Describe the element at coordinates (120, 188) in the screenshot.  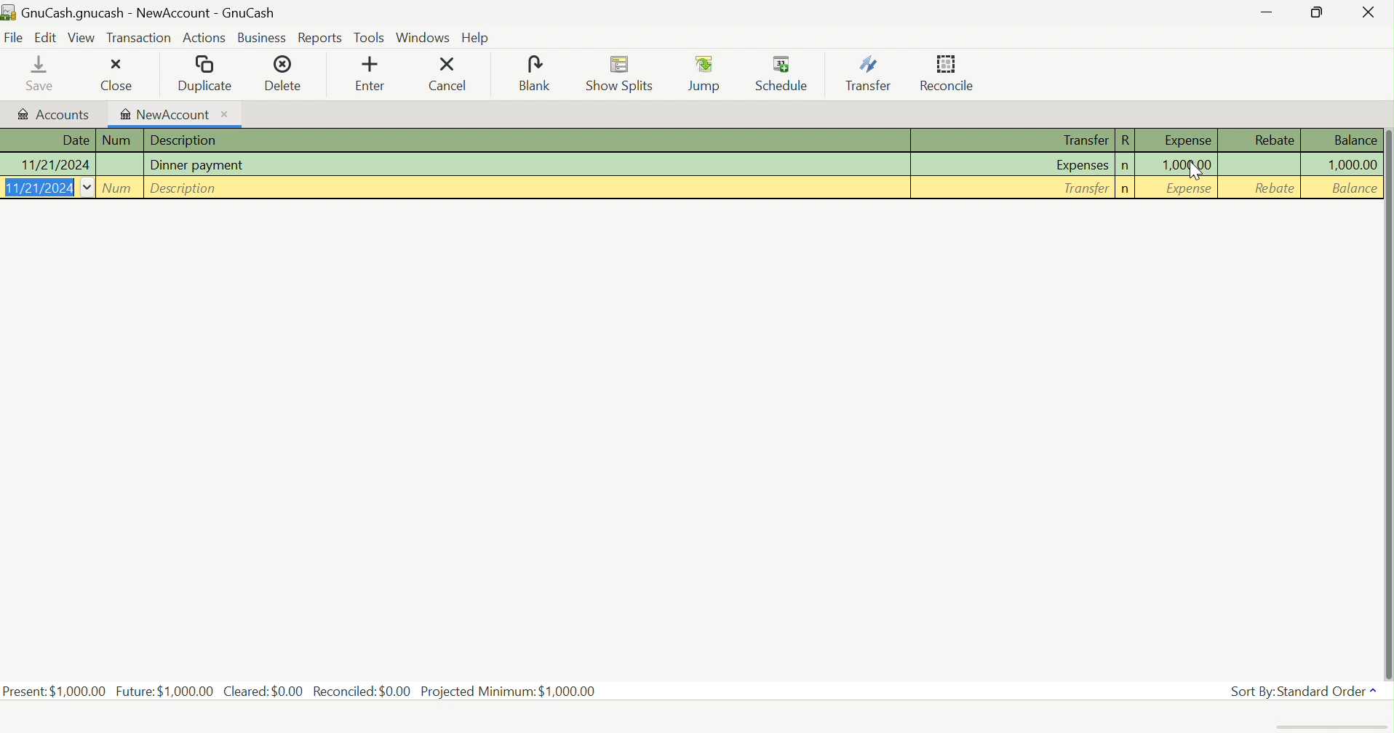
I see `Num` at that location.